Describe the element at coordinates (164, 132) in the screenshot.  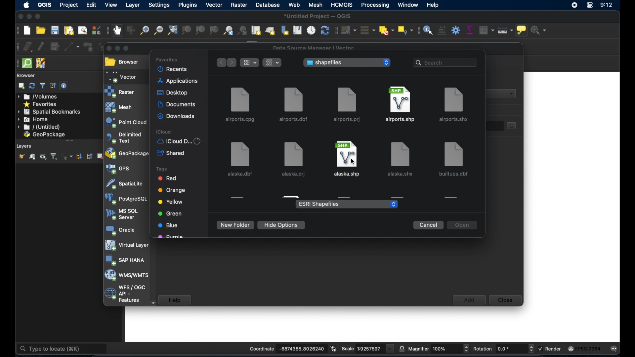
I see `icloud` at that location.